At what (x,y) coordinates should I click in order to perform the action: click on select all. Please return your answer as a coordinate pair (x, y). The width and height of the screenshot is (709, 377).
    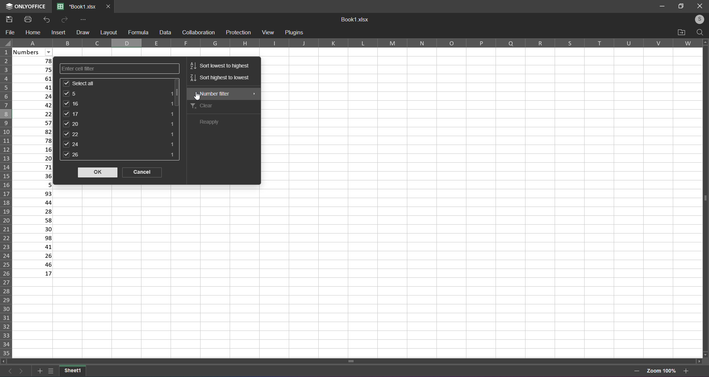
    Looking at the image, I should click on (6, 43).